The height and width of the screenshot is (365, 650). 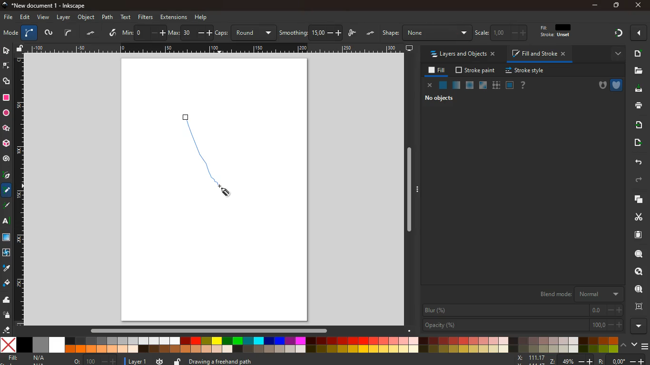 I want to click on diagram, so click(x=618, y=34).